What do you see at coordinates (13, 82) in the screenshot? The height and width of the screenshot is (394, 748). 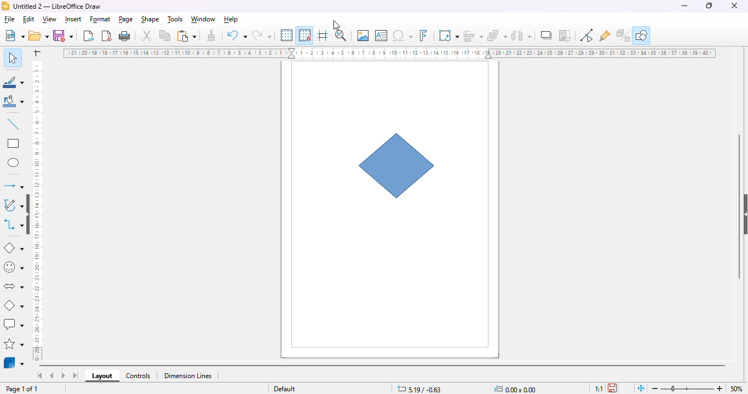 I see `line color` at bounding box center [13, 82].